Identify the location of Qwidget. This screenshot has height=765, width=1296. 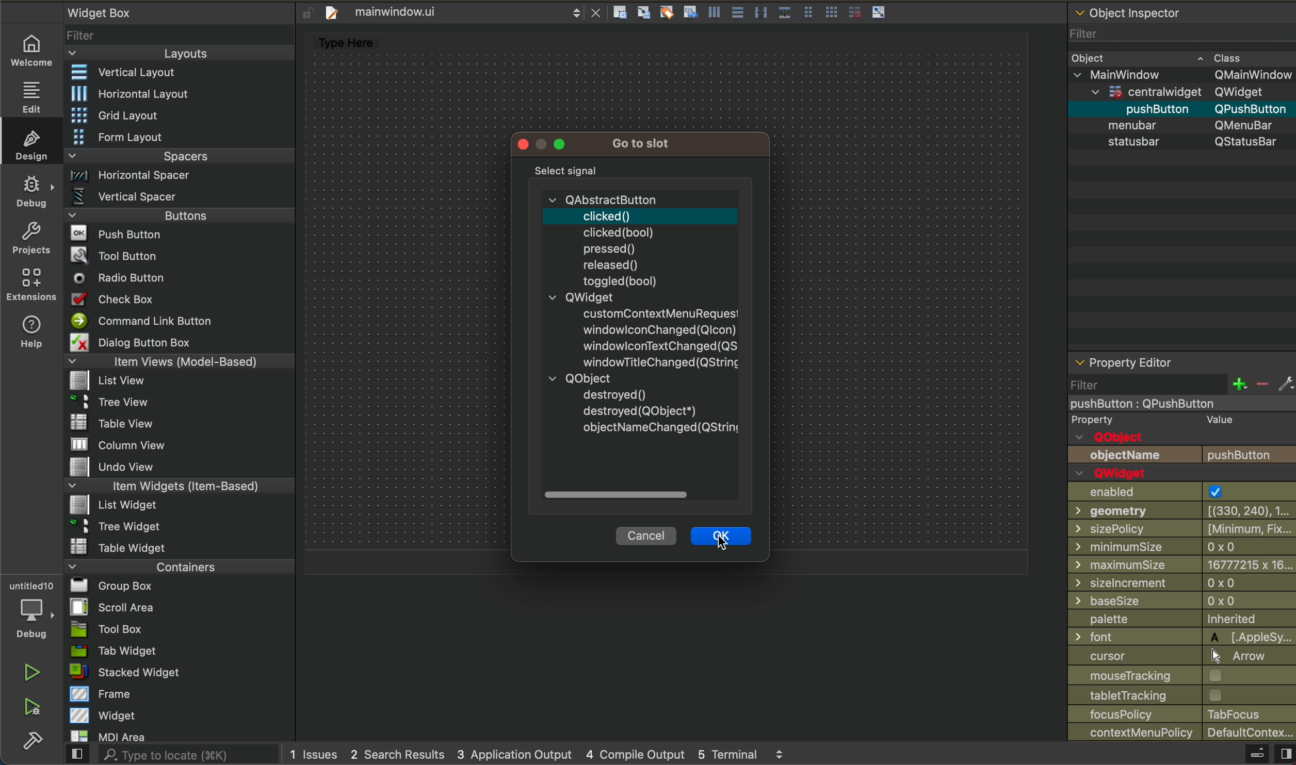
(1116, 473).